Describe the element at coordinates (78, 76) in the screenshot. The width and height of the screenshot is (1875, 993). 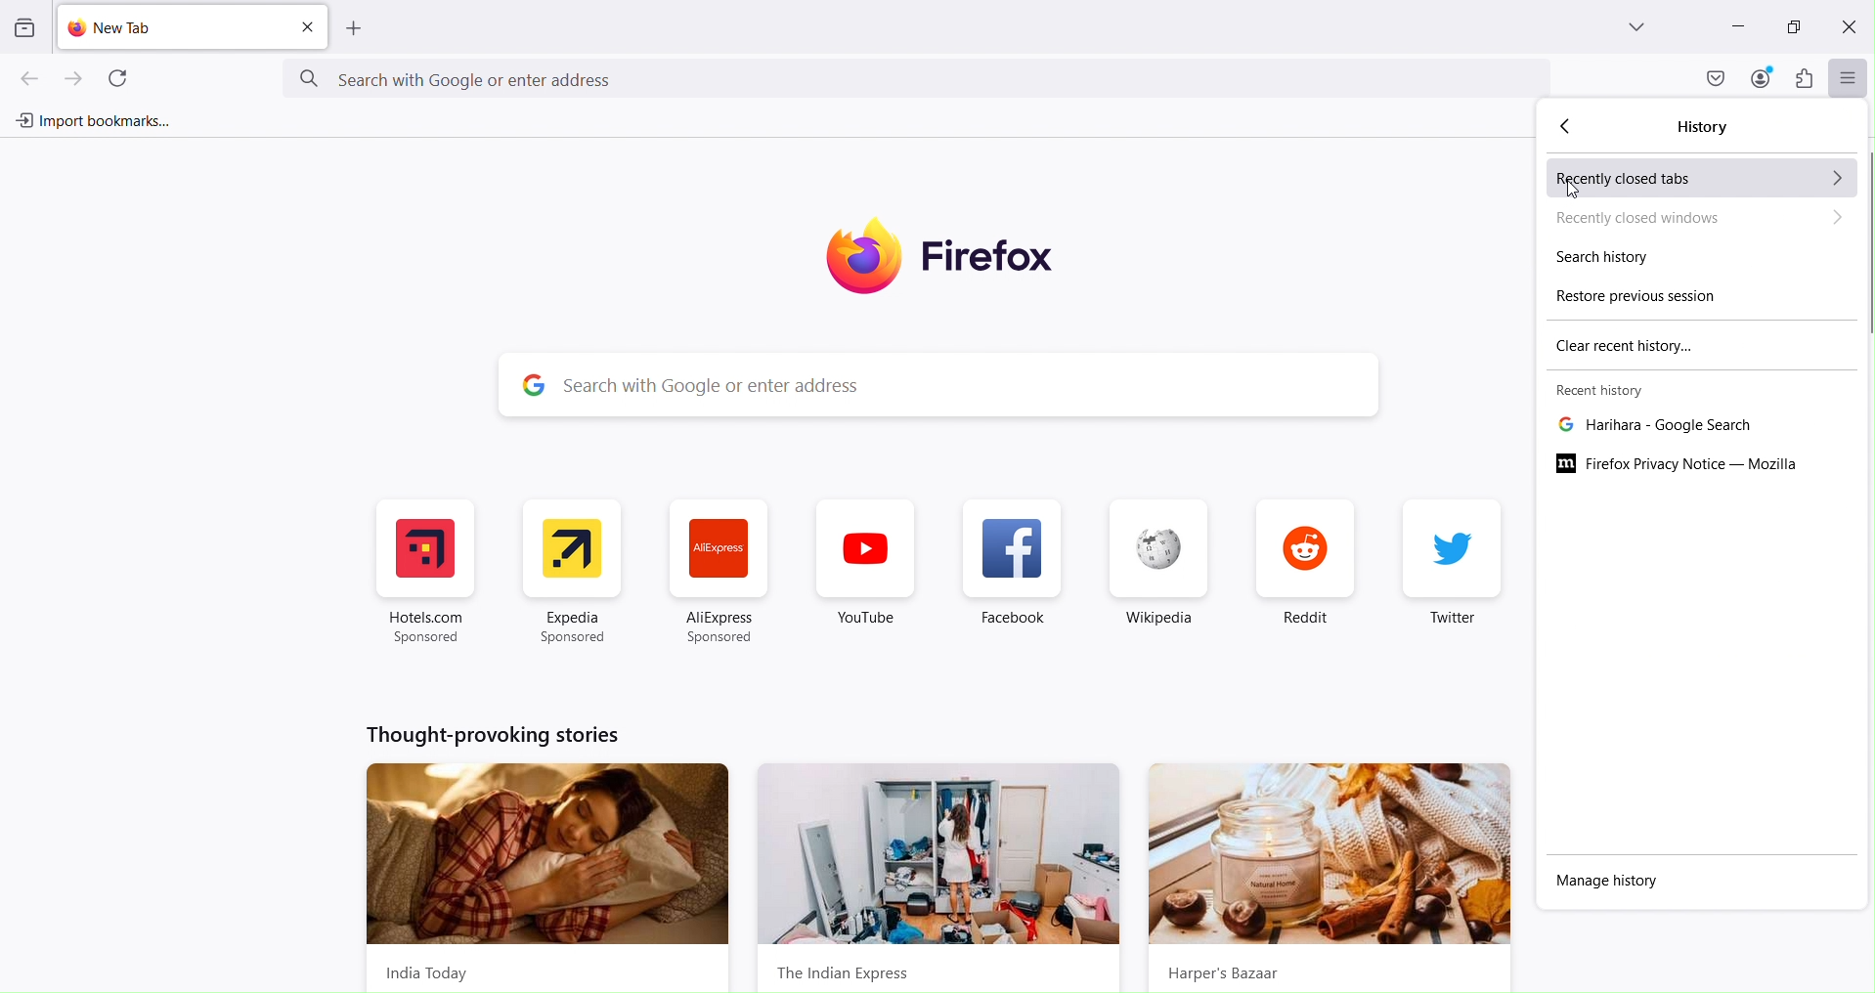
I see `Go forward one page ` at that location.